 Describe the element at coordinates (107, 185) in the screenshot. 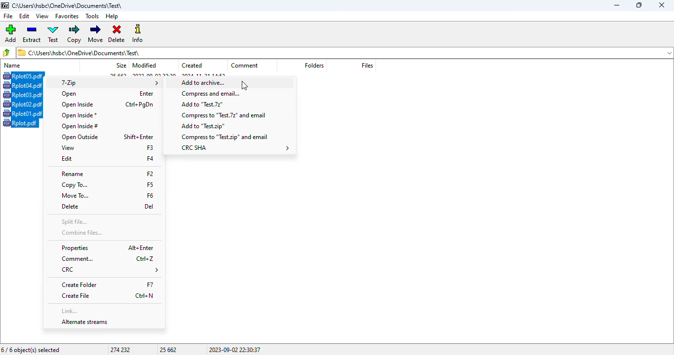

I see `copy to ` at that location.